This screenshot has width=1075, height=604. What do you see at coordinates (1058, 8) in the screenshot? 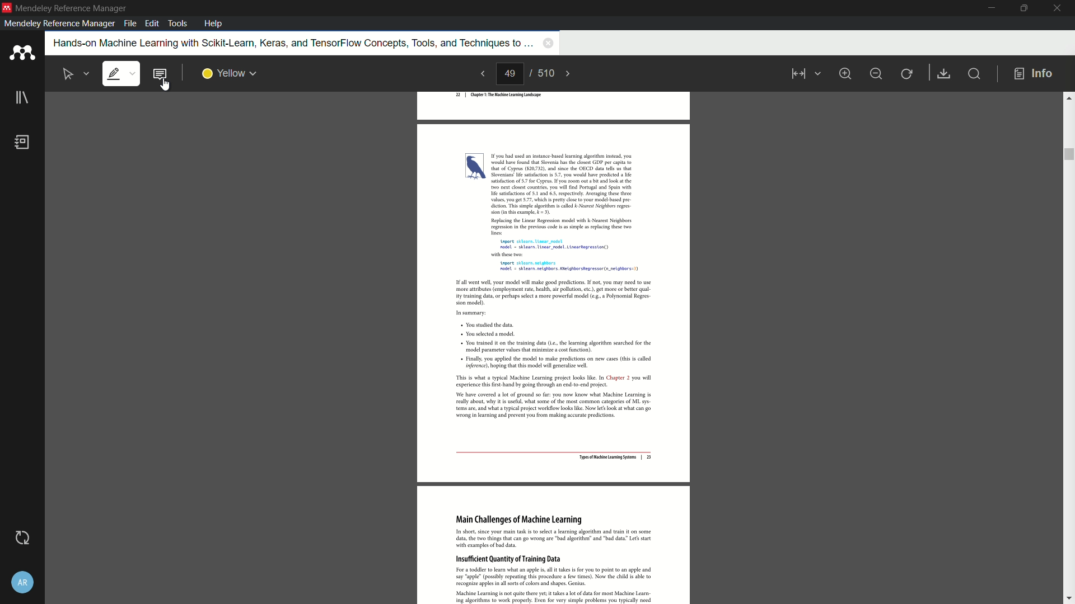
I see `close app` at bounding box center [1058, 8].